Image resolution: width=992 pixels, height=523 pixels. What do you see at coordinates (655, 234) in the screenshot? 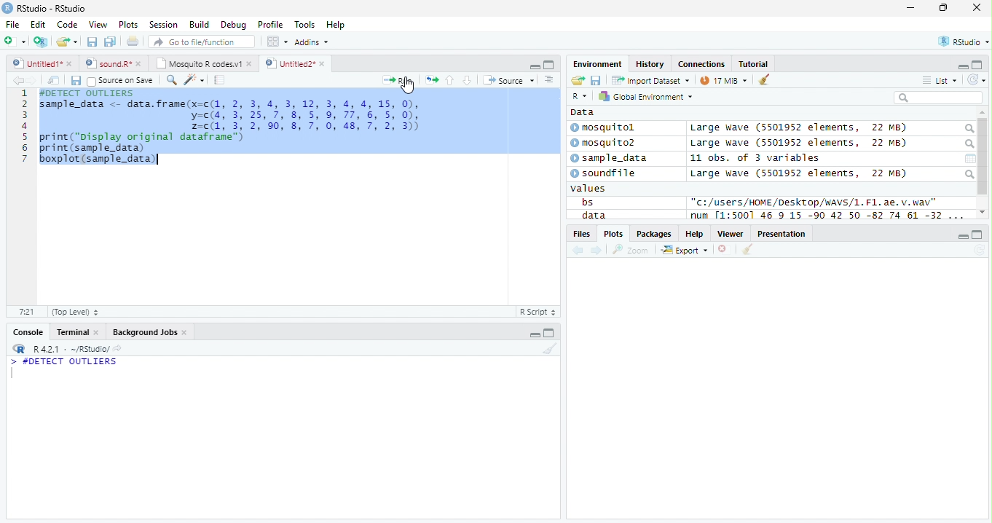
I see `Packages` at bounding box center [655, 234].